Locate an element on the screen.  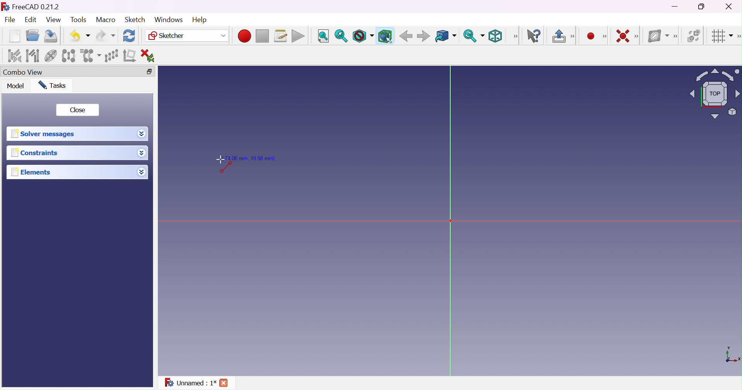
Drop down is located at coordinates (143, 173).